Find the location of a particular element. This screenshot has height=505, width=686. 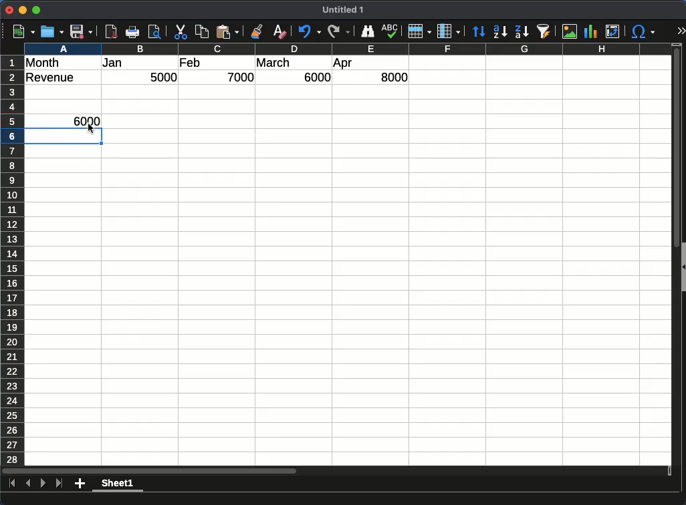

6000 is located at coordinates (315, 77).